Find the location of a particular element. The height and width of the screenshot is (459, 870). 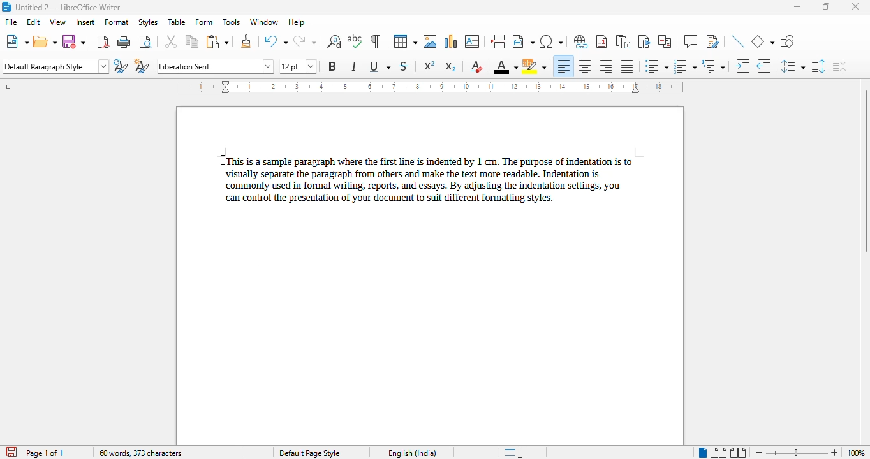

show draw functions is located at coordinates (787, 41).